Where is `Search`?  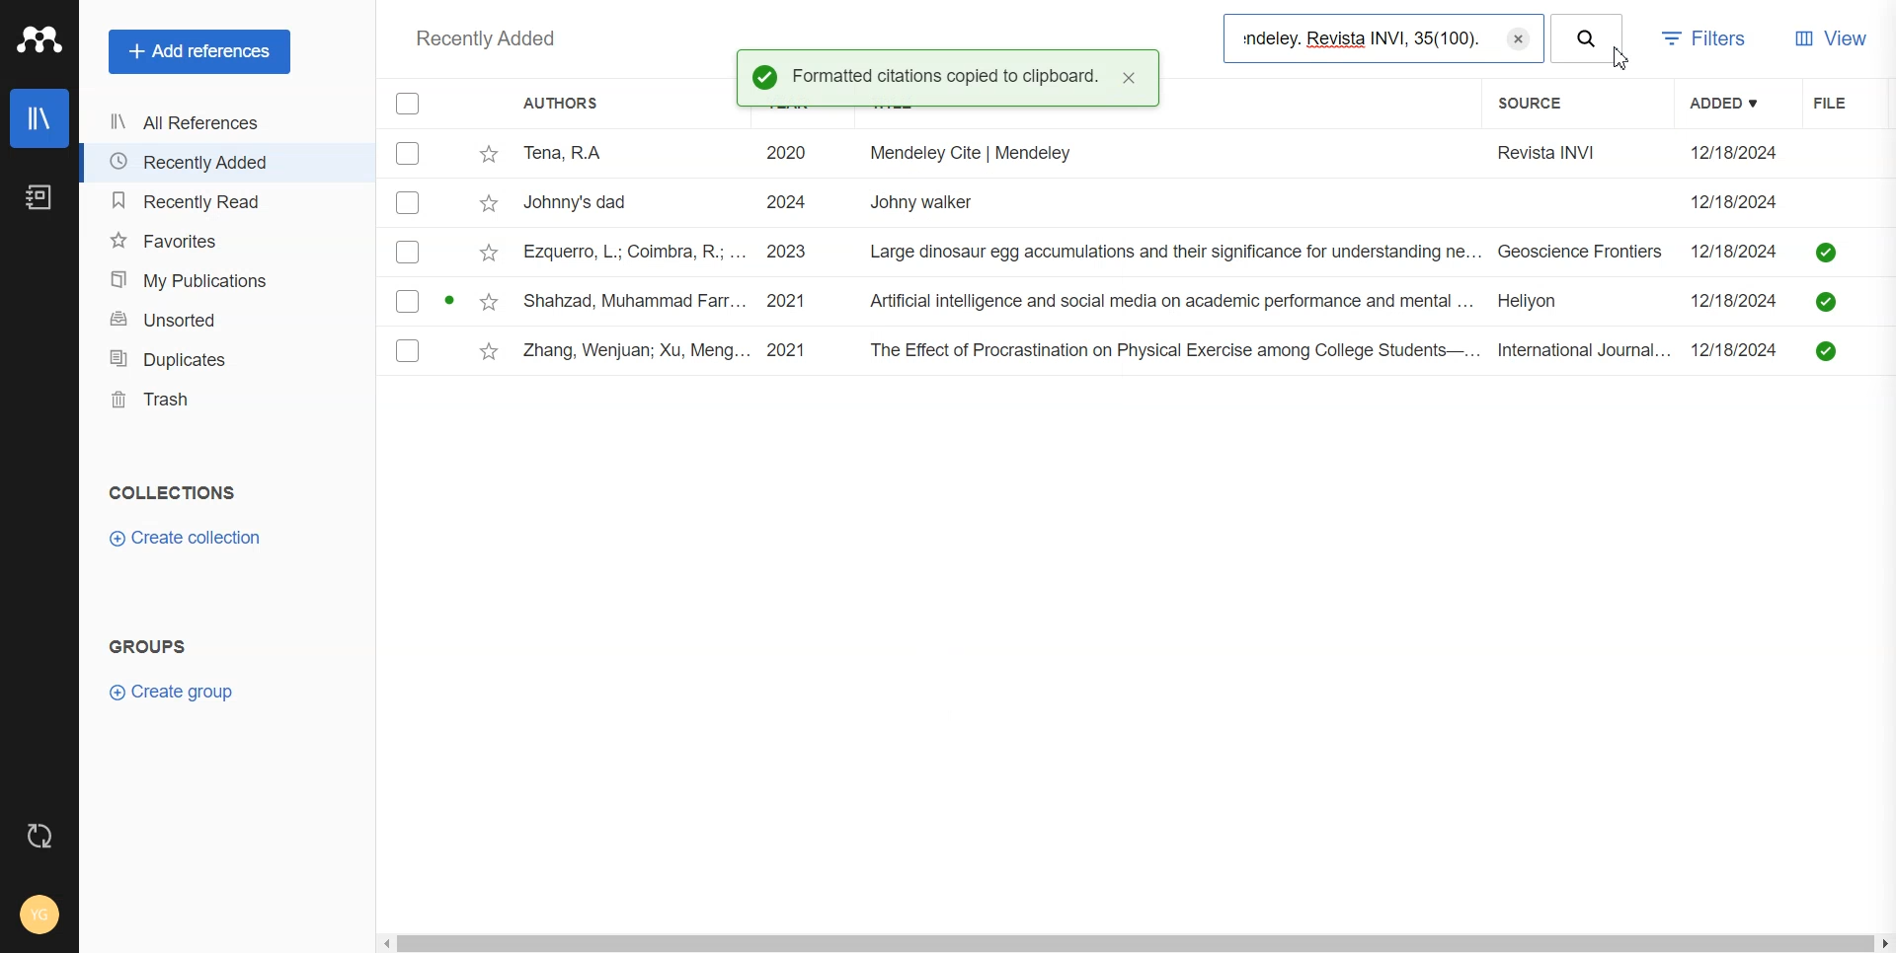 Search is located at coordinates (1588, 38).